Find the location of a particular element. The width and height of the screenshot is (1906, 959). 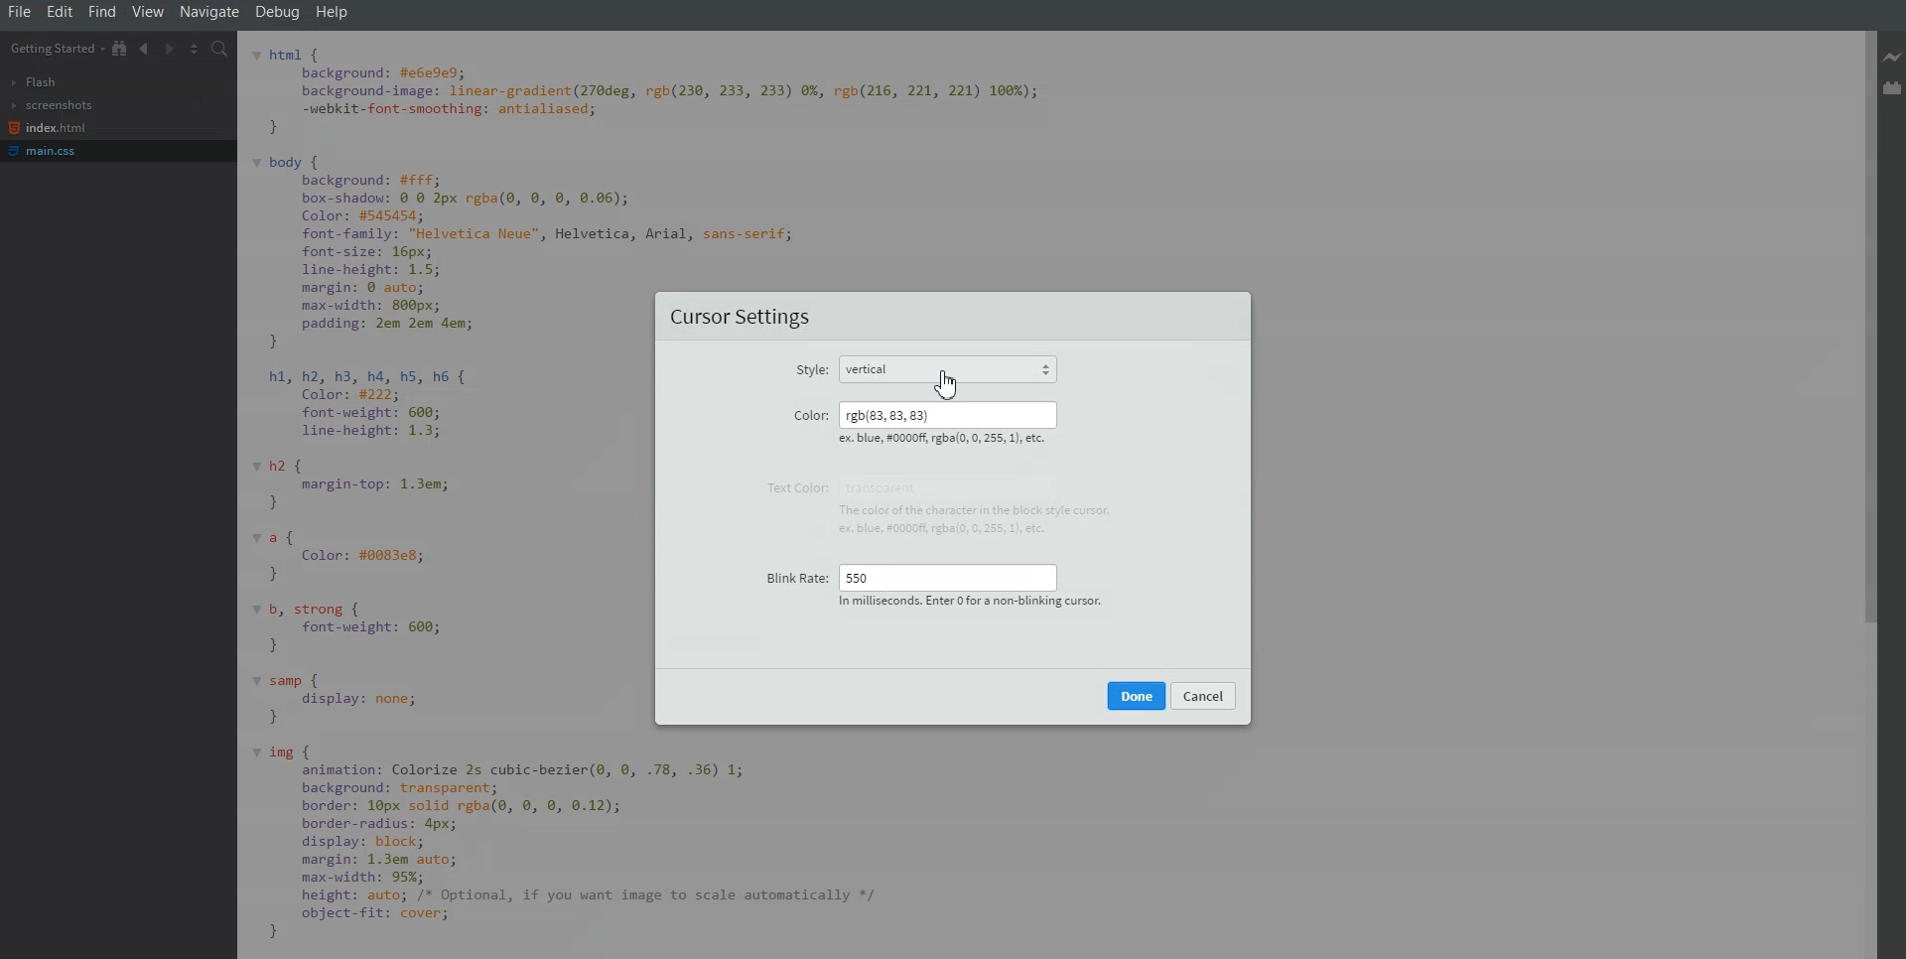

main.css is located at coordinates (49, 151).